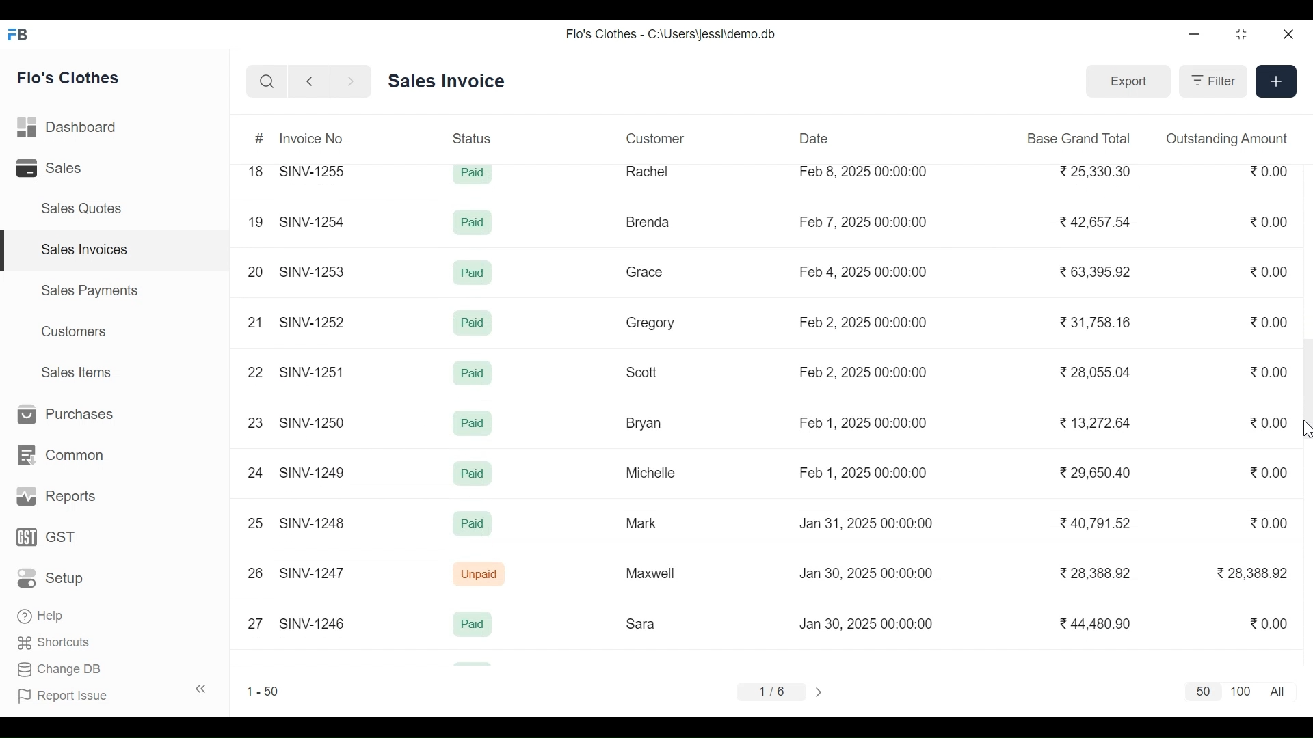 The image size is (1313, 738). I want to click on Feb 1, 2025 00:00:00, so click(862, 473).